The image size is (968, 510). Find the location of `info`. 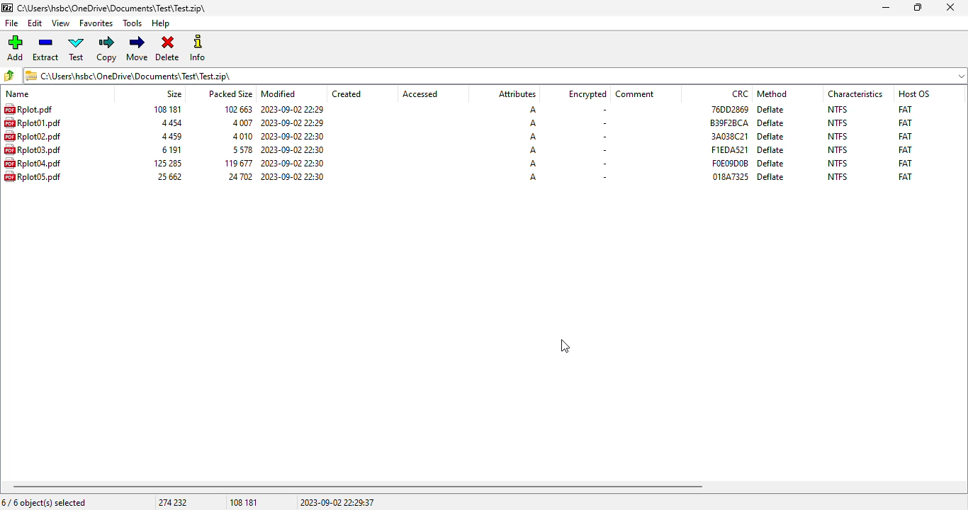

info is located at coordinates (198, 47).